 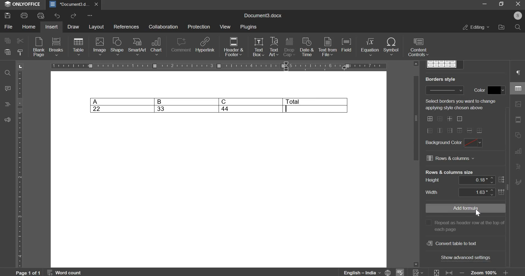 I want to click on Document3.docx, so click(x=262, y=16).